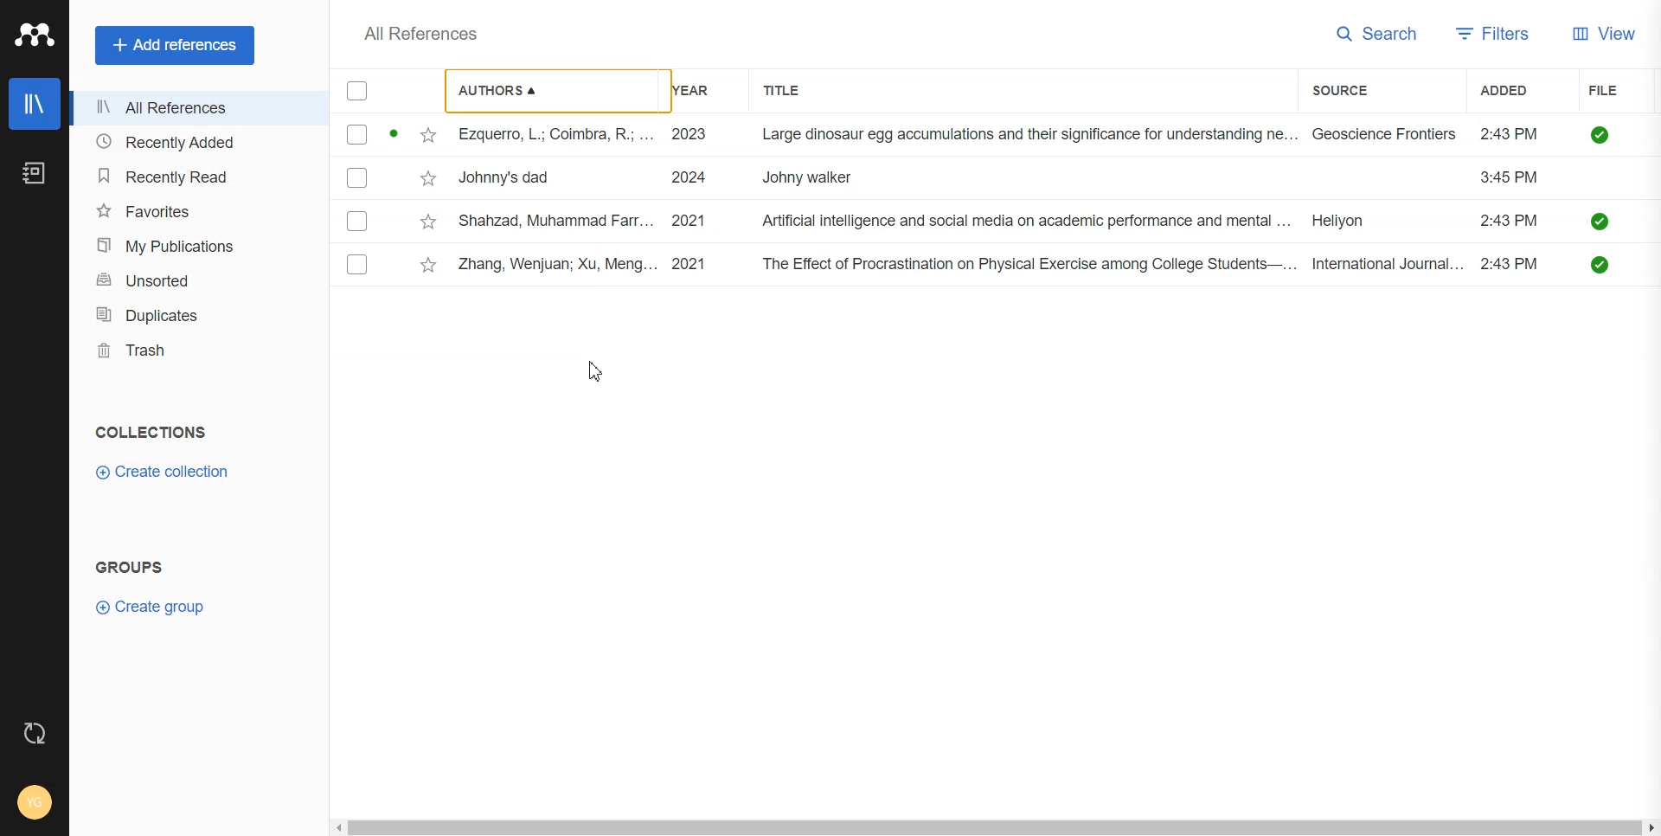 The height and width of the screenshot is (836, 1661). What do you see at coordinates (174, 44) in the screenshot?
I see `Add Preferences` at bounding box center [174, 44].